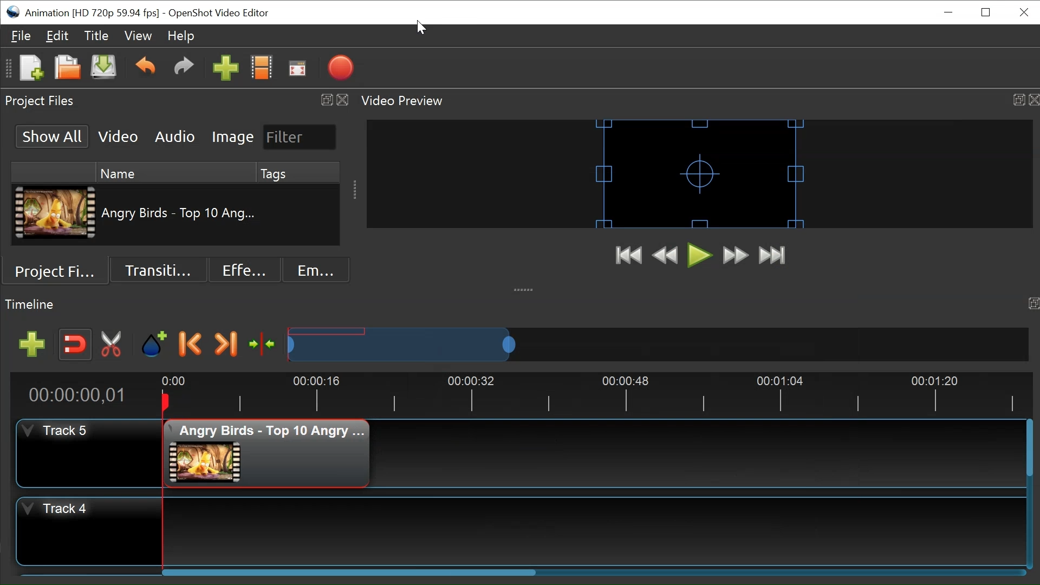  Describe the element at coordinates (96, 37) in the screenshot. I see `Title` at that location.